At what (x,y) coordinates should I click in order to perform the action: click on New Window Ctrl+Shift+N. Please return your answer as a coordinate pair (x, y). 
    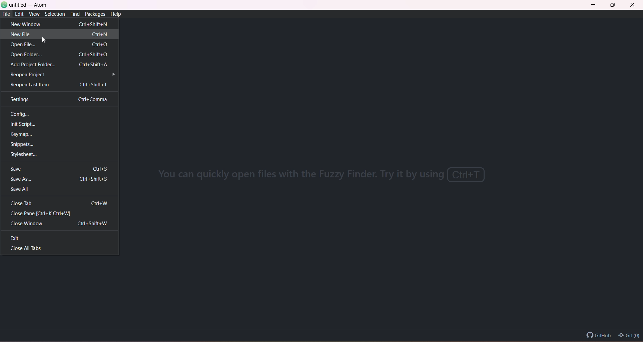
    Looking at the image, I should click on (61, 24).